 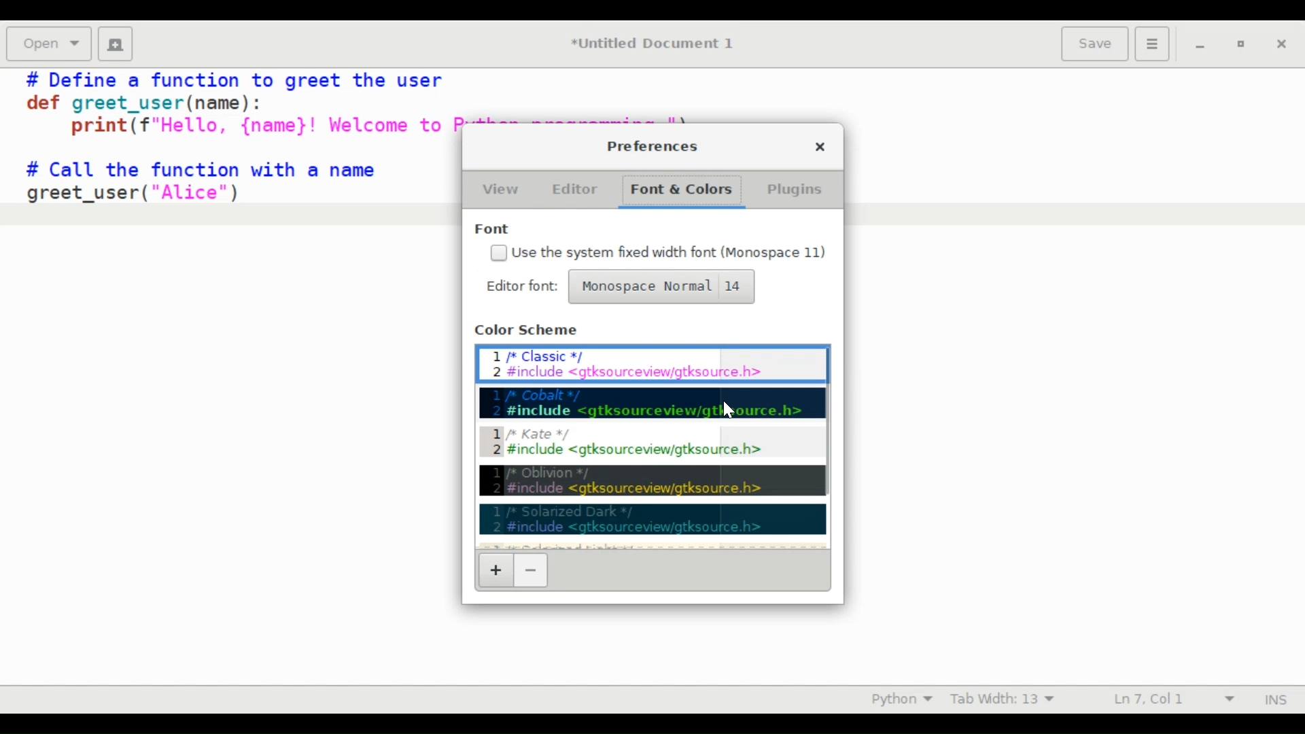 I want to click on Restore, so click(x=1240, y=44).